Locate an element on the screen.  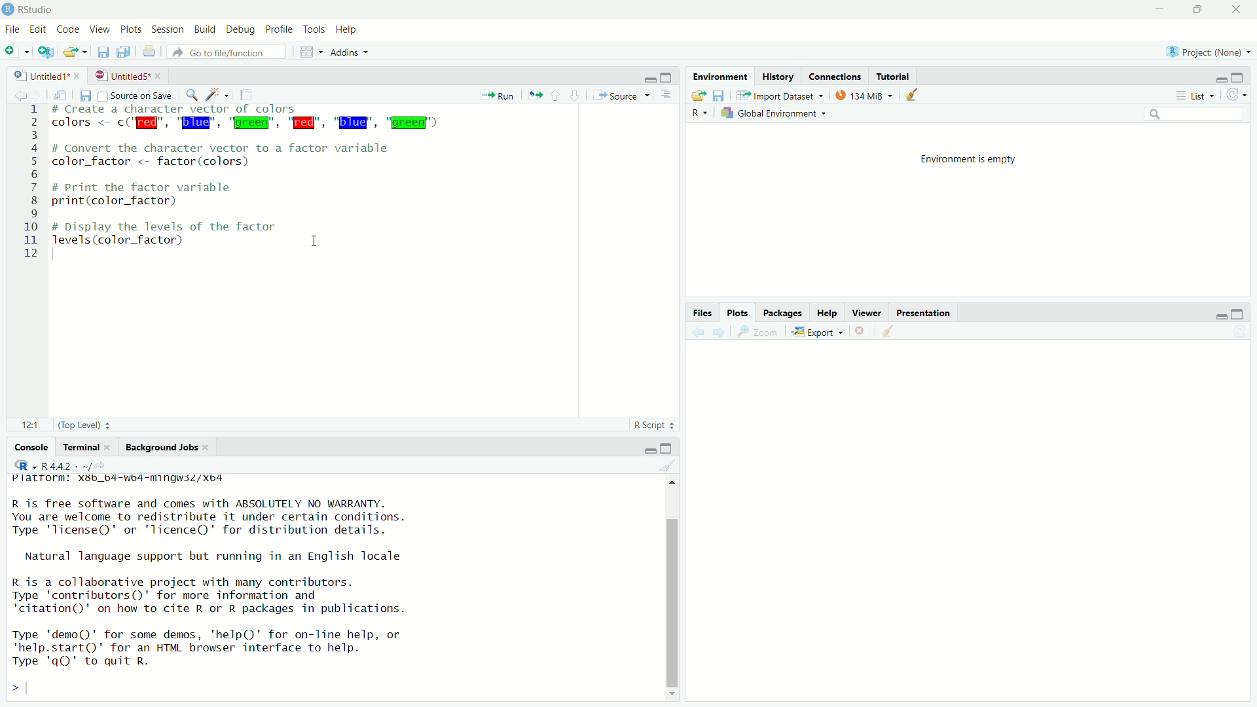
workspace panes is located at coordinates (310, 52).